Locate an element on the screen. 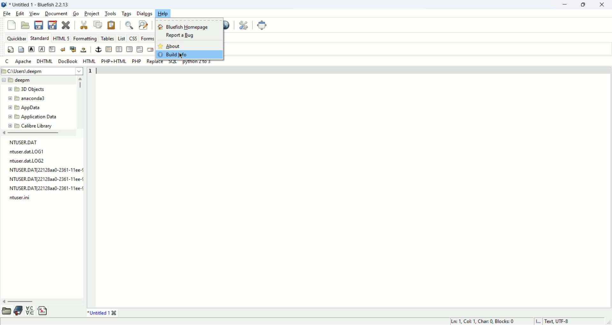 The width and height of the screenshot is (612, 325). project is located at coordinates (92, 14).